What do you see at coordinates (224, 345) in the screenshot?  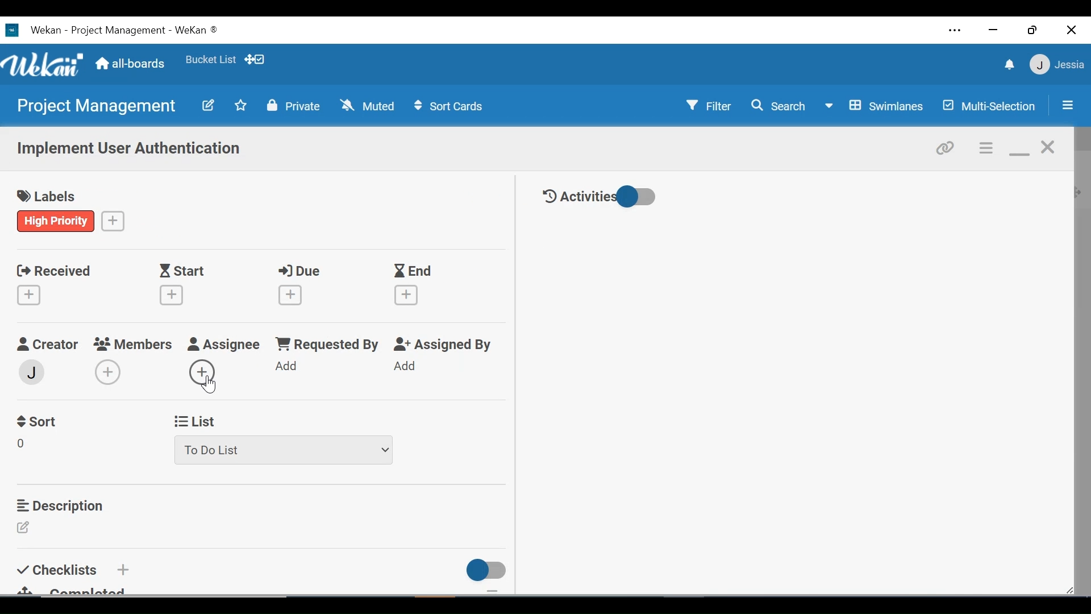 I see `Assignee` at bounding box center [224, 345].